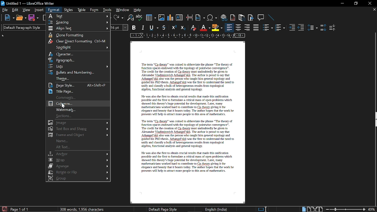 The image size is (377, 212). What do you see at coordinates (138, 10) in the screenshot?
I see `Help` at bounding box center [138, 10].